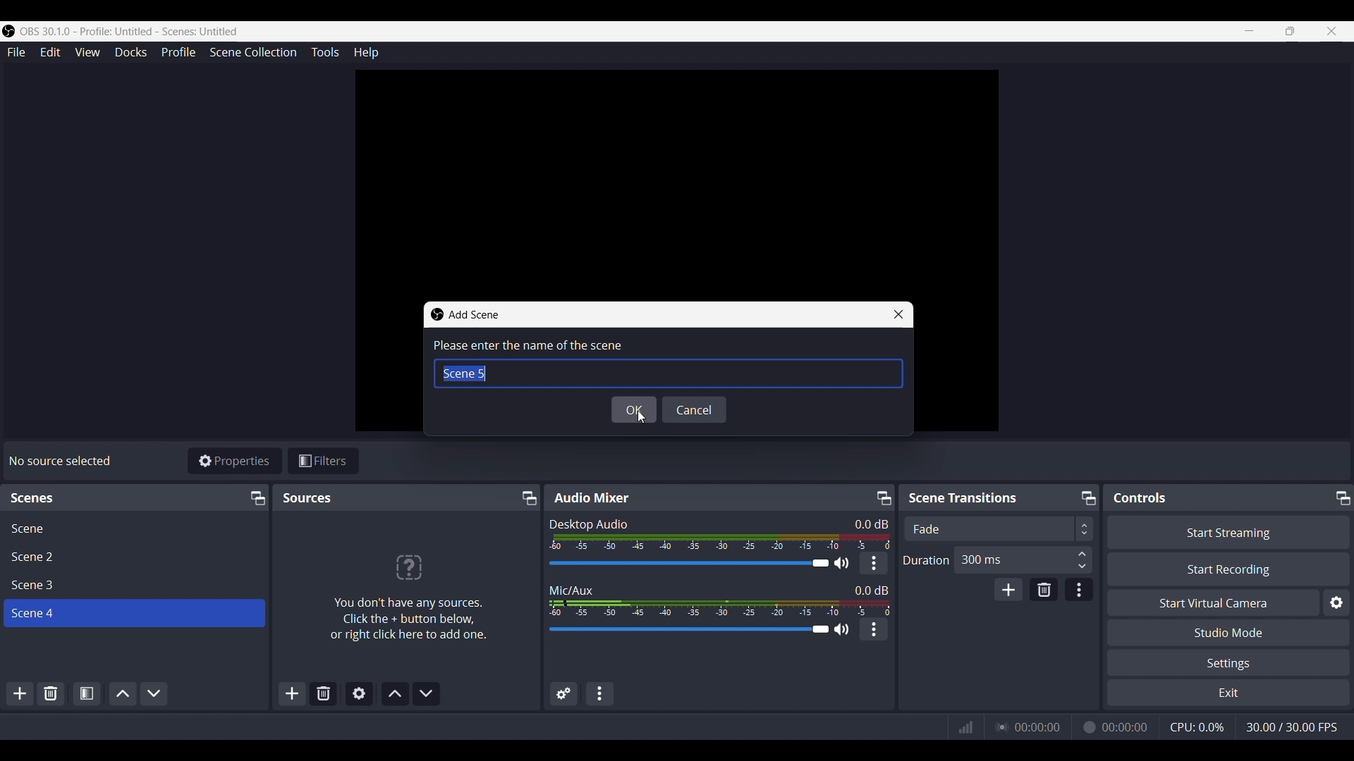 This screenshot has width=1354, height=761. Describe the element at coordinates (1080, 590) in the screenshot. I see `Transition Properties ` at that location.